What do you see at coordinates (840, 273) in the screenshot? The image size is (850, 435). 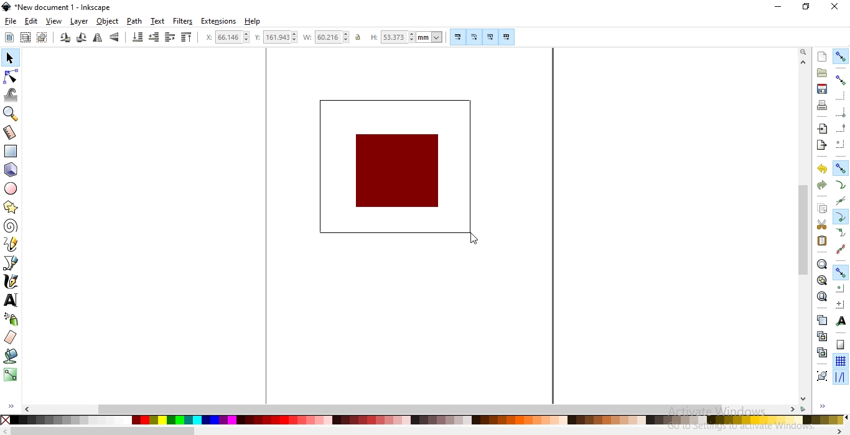 I see `snap nodes, paths and handles` at bounding box center [840, 273].